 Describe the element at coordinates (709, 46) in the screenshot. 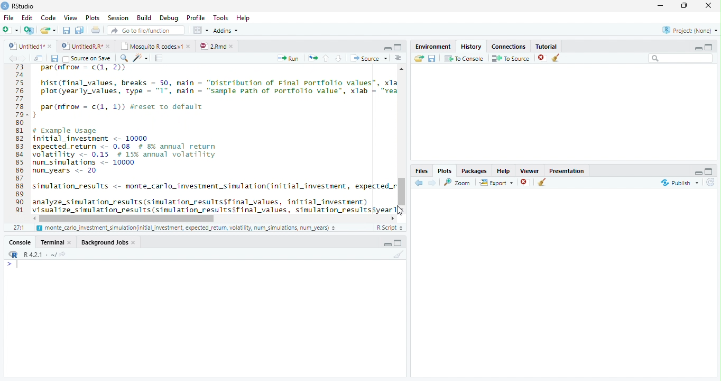

I see `Full Height` at that location.